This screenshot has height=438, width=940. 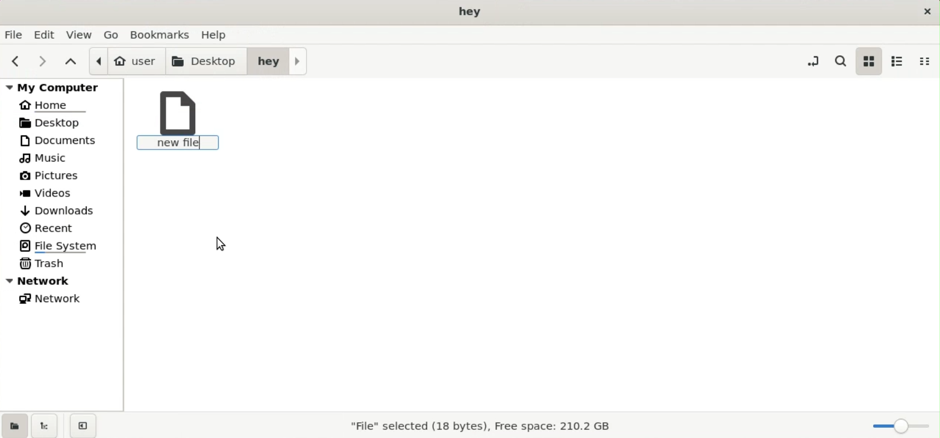 What do you see at coordinates (928, 61) in the screenshot?
I see `compact view` at bounding box center [928, 61].